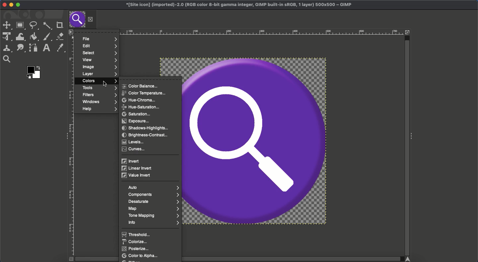  I want to click on Threshold, so click(138, 234).